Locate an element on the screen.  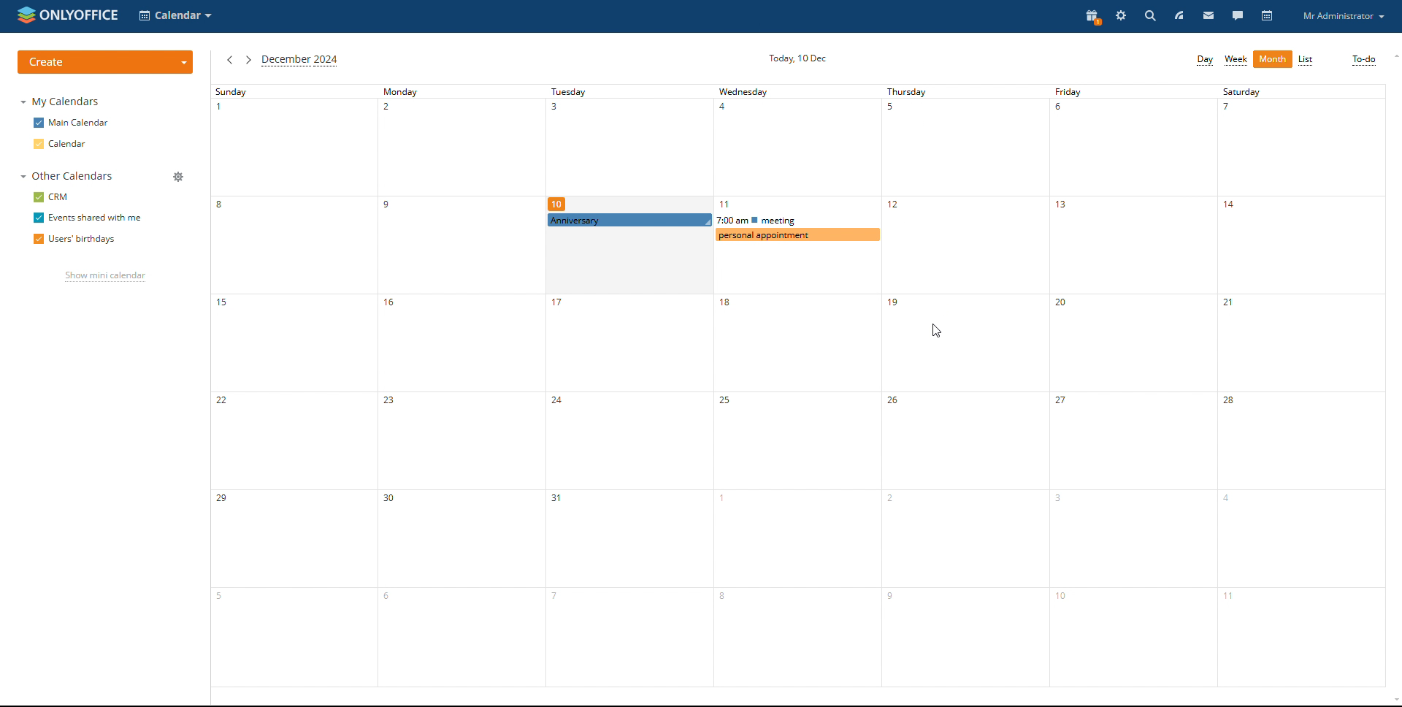
day view is located at coordinates (1203, 61).